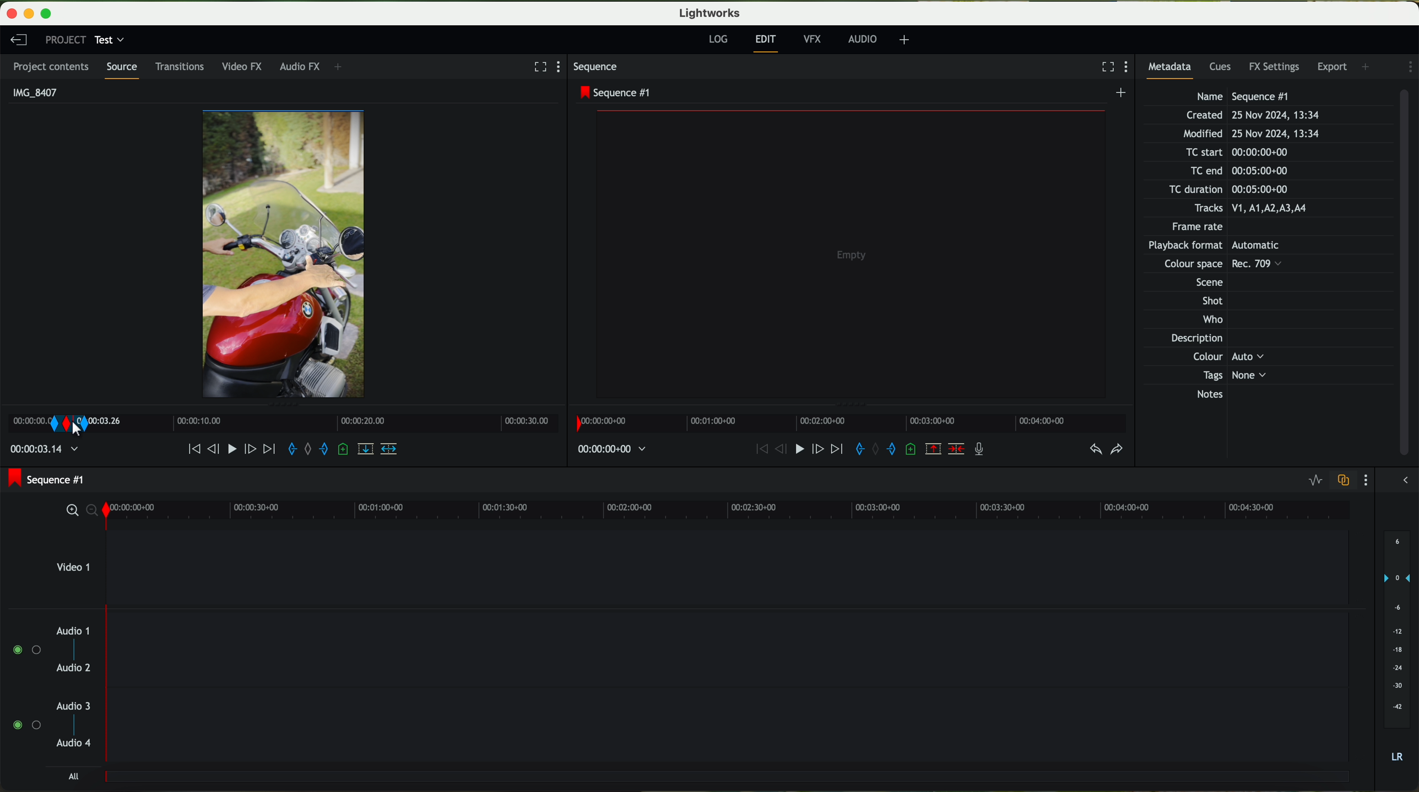  Describe the element at coordinates (1394, 645) in the screenshot. I see `audio output level (dB)` at that location.